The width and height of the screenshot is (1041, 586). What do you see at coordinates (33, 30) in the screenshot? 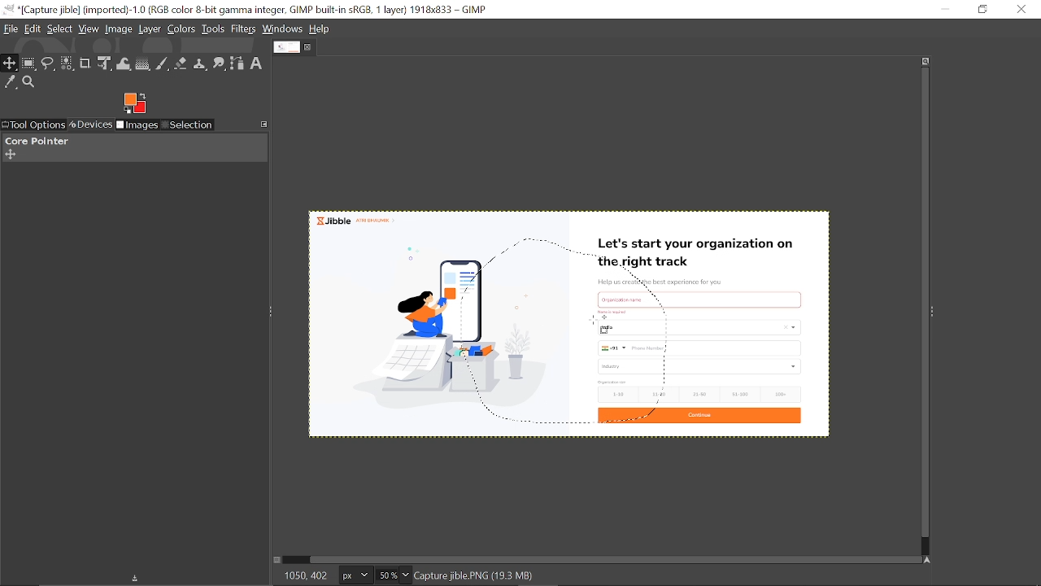
I see `Edit` at bounding box center [33, 30].